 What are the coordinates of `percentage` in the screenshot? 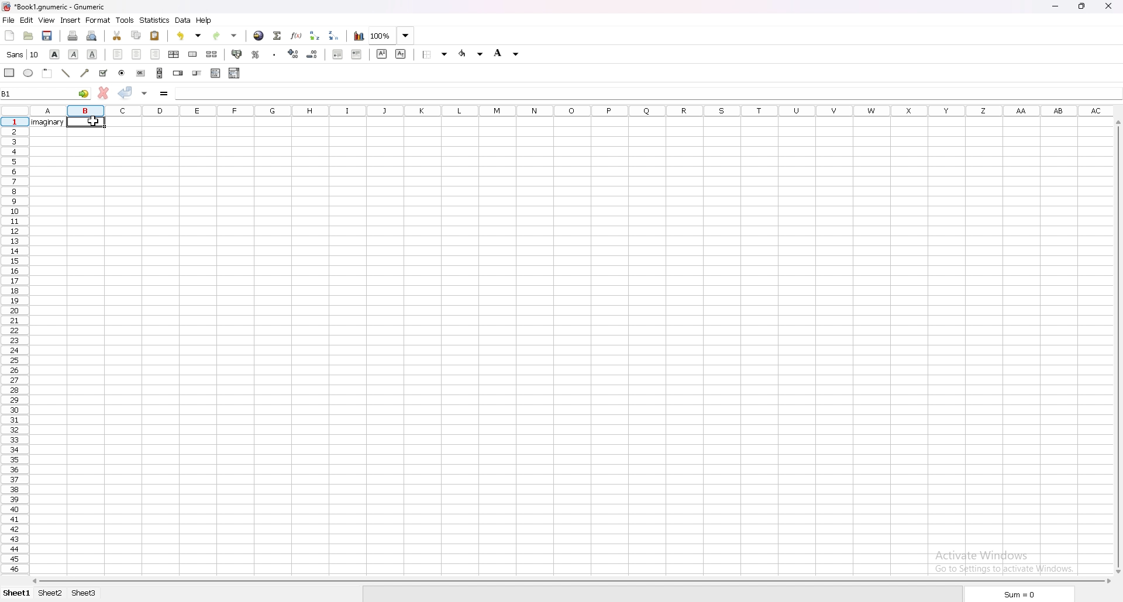 It's located at (256, 54).